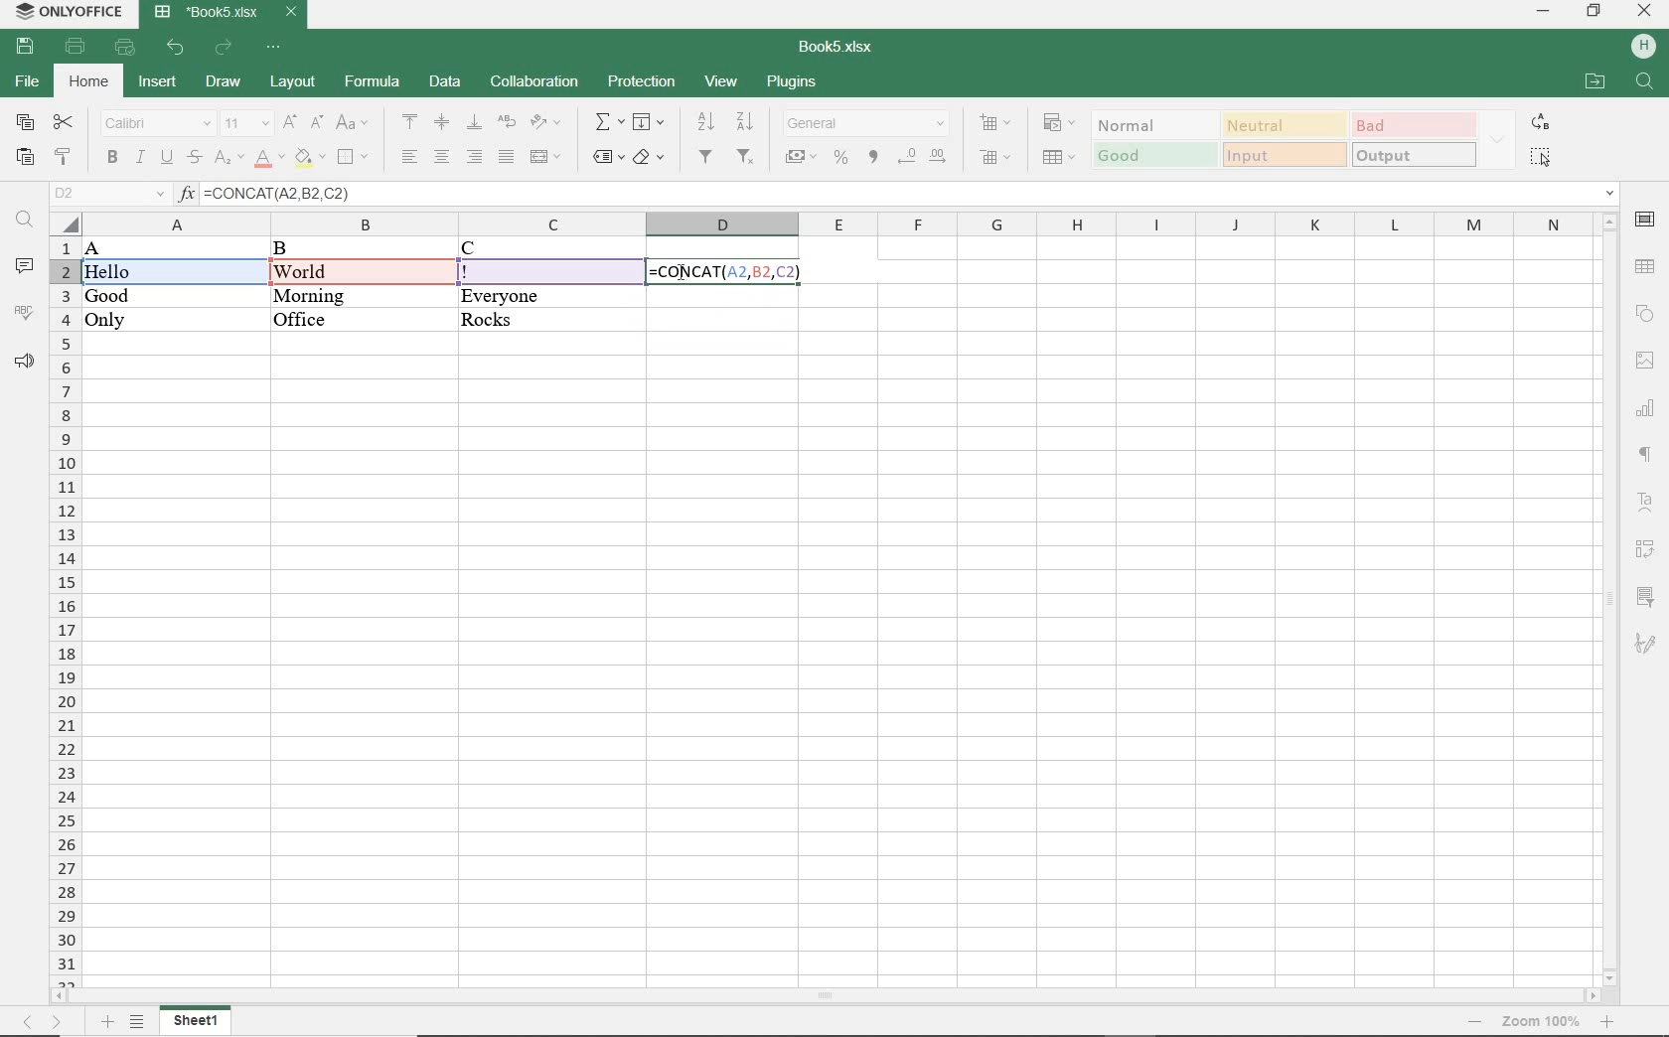 This screenshot has width=1669, height=1037. Describe the element at coordinates (546, 158) in the screenshot. I see `MERGE & CENTER` at that location.